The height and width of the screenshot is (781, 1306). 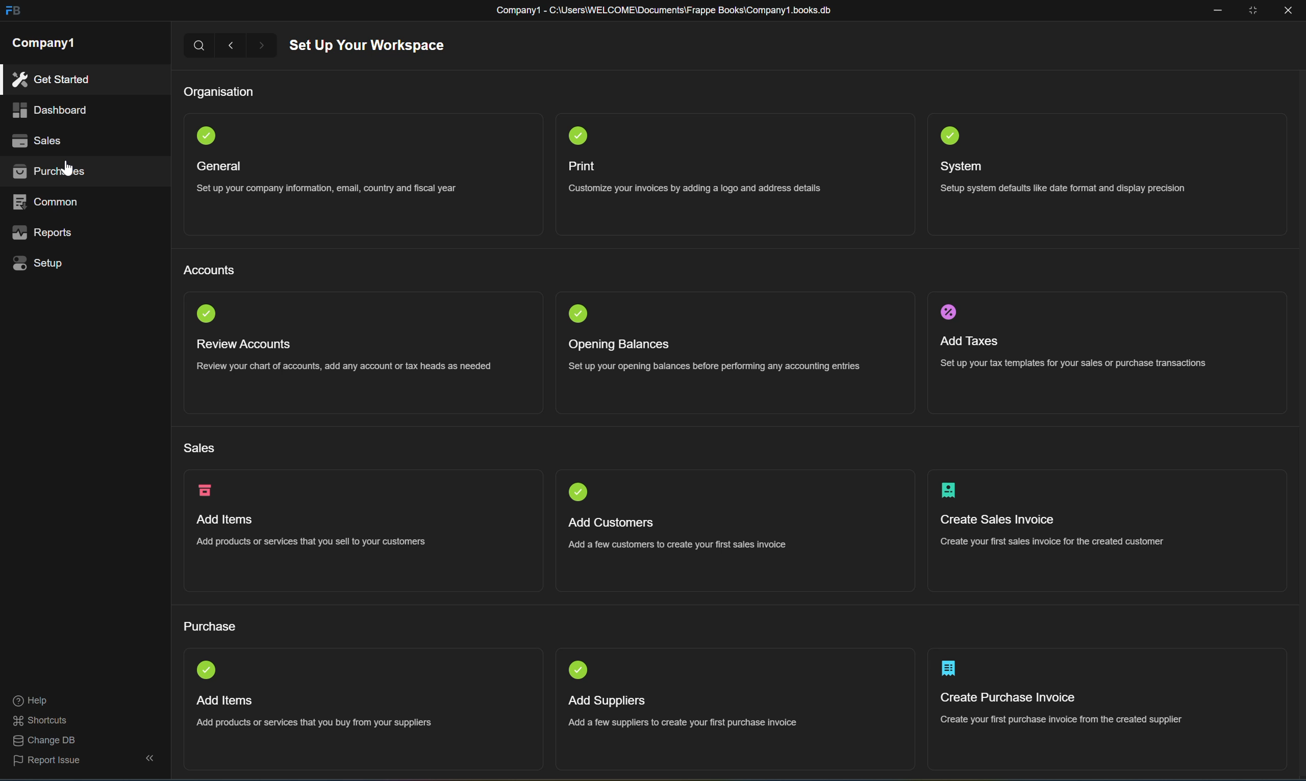 What do you see at coordinates (622, 345) in the screenshot?
I see `opening balances` at bounding box center [622, 345].